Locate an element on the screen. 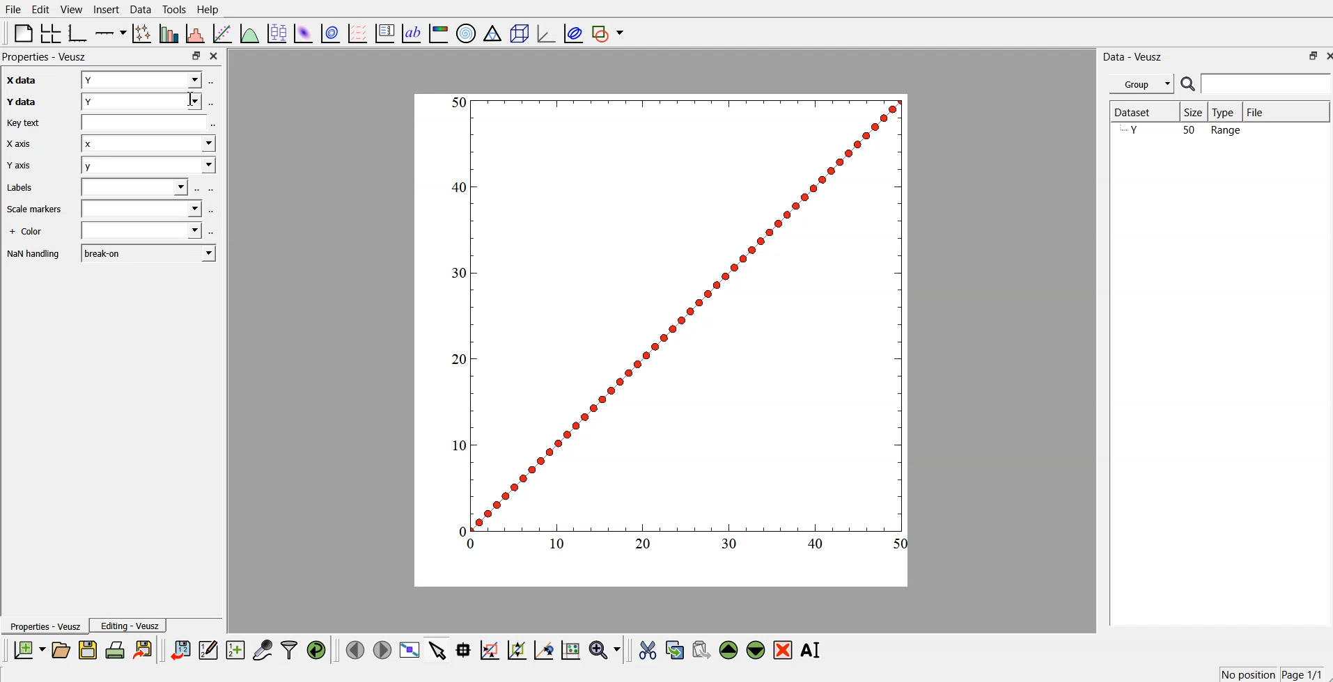 This screenshot has width=1333, height=682. select items is located at coordinates (437, 651).